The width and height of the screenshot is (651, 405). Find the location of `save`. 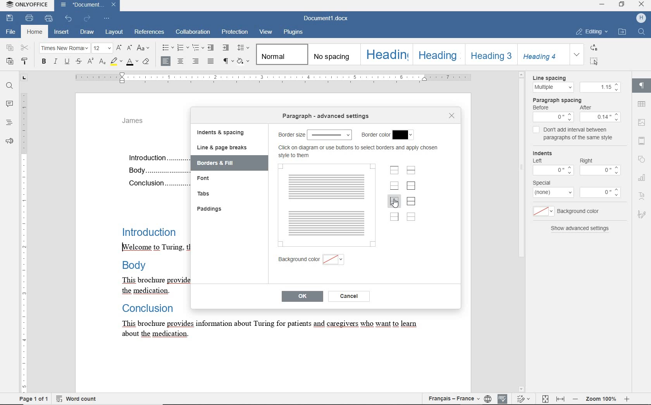

save is located at coordinates (11, 19).